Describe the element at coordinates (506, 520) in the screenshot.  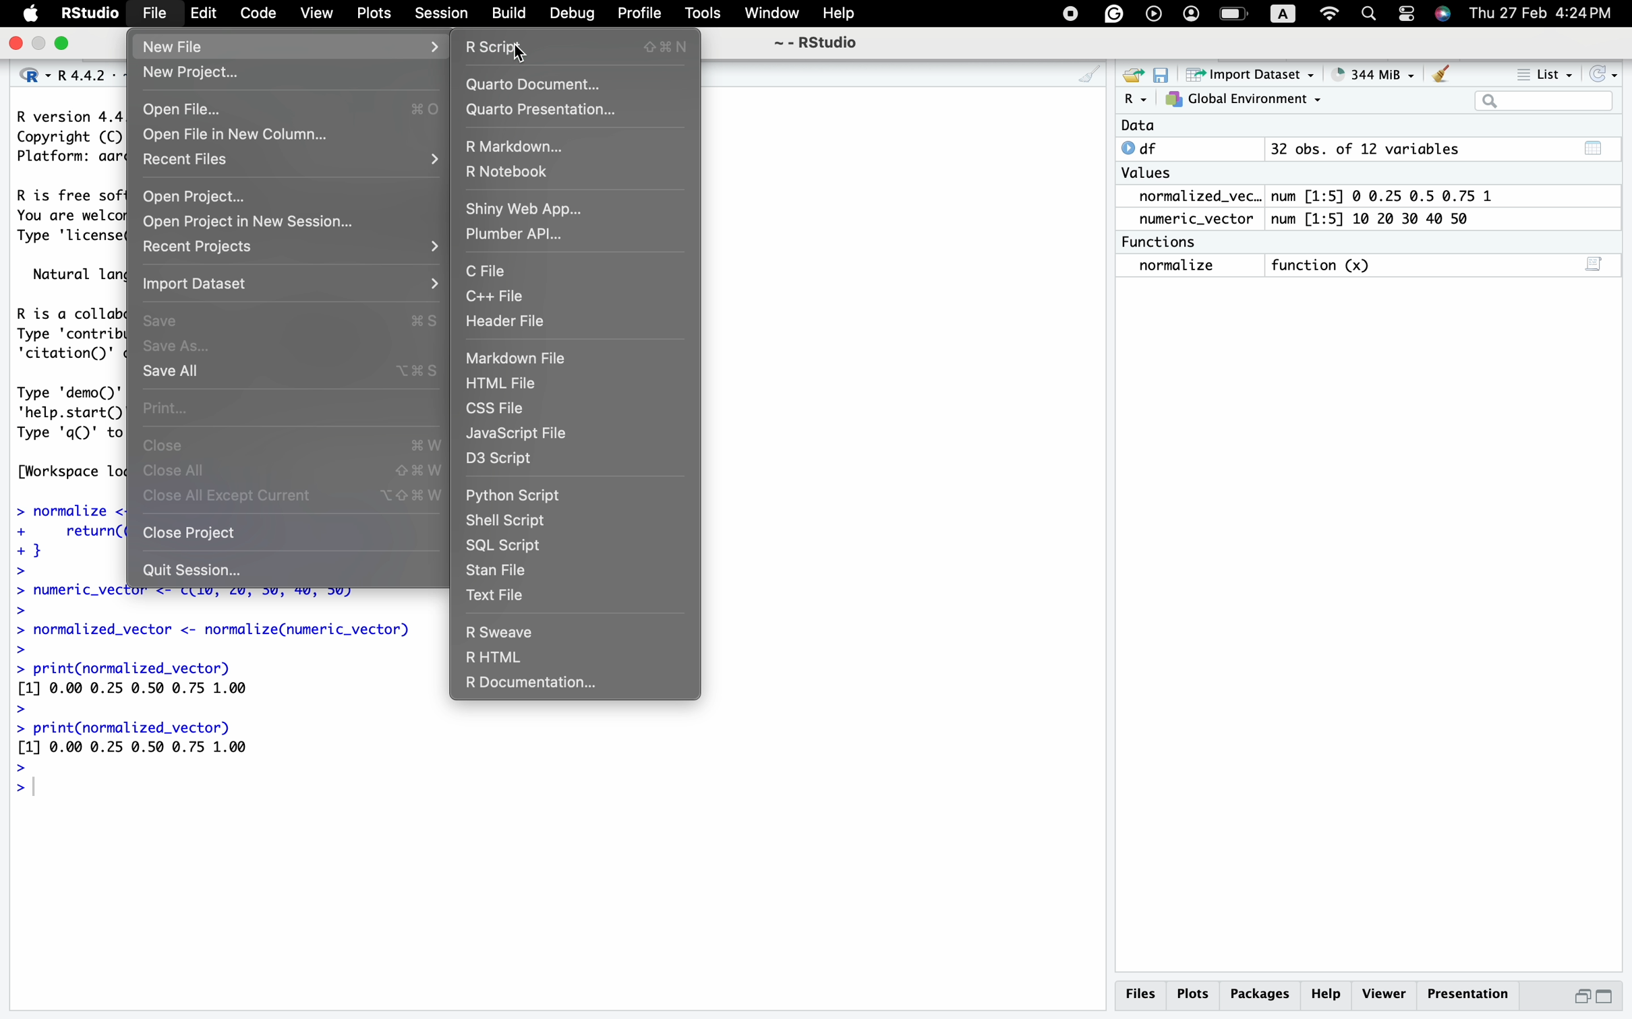
I see `Shell Script` at that location.